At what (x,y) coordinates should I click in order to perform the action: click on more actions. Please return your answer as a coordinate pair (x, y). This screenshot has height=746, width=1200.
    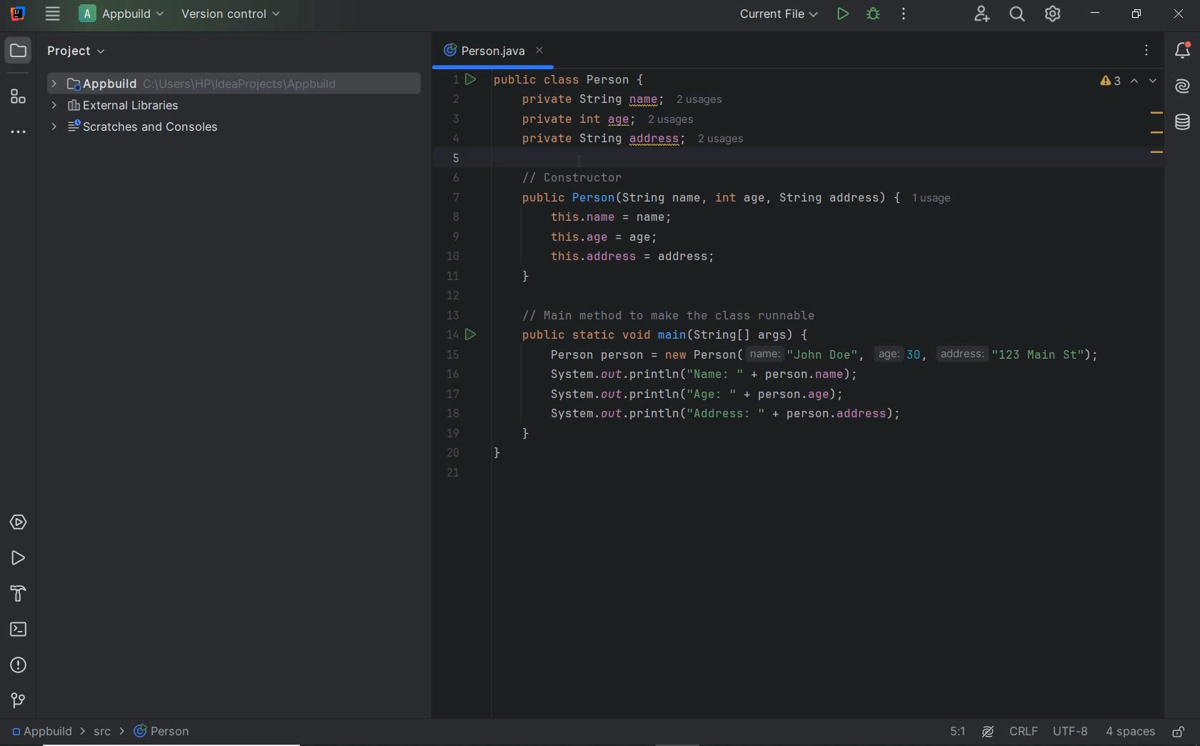
    Looking at the image, I should click on (904, 16).